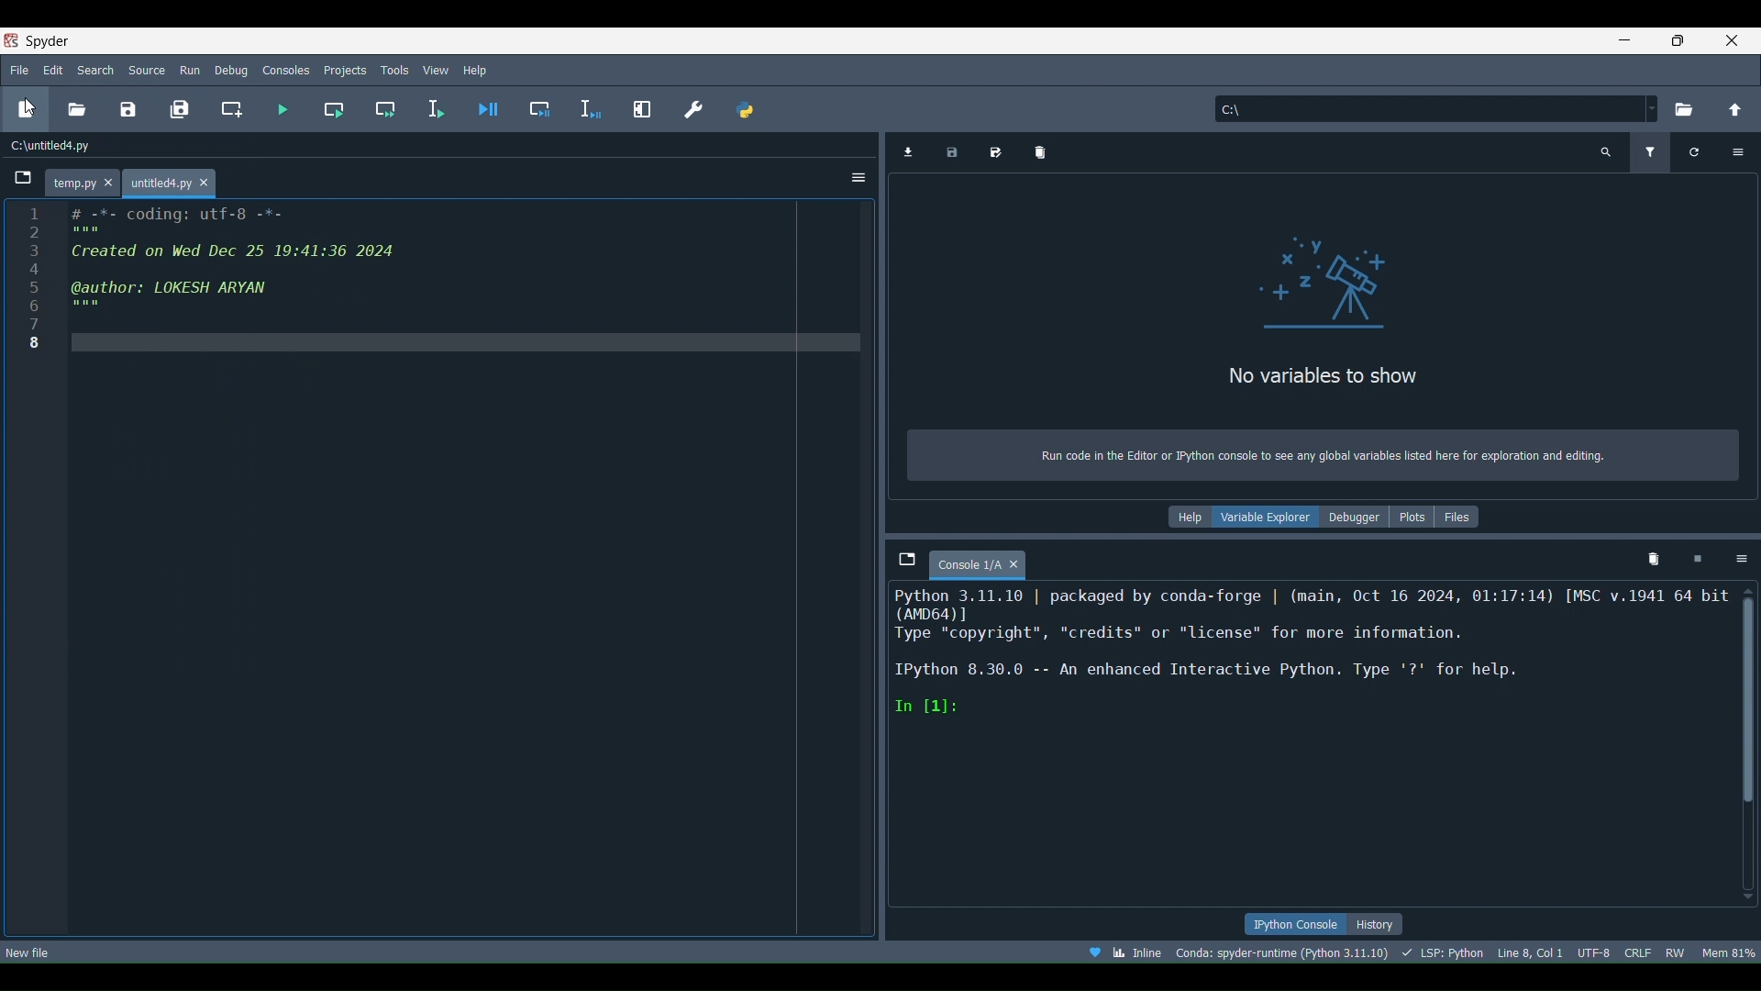 The image size is (1761, 991). What do you see at coordinates (1625, 39) in the screenshot?
I see `minimize` at bounding box center [1625, 39].